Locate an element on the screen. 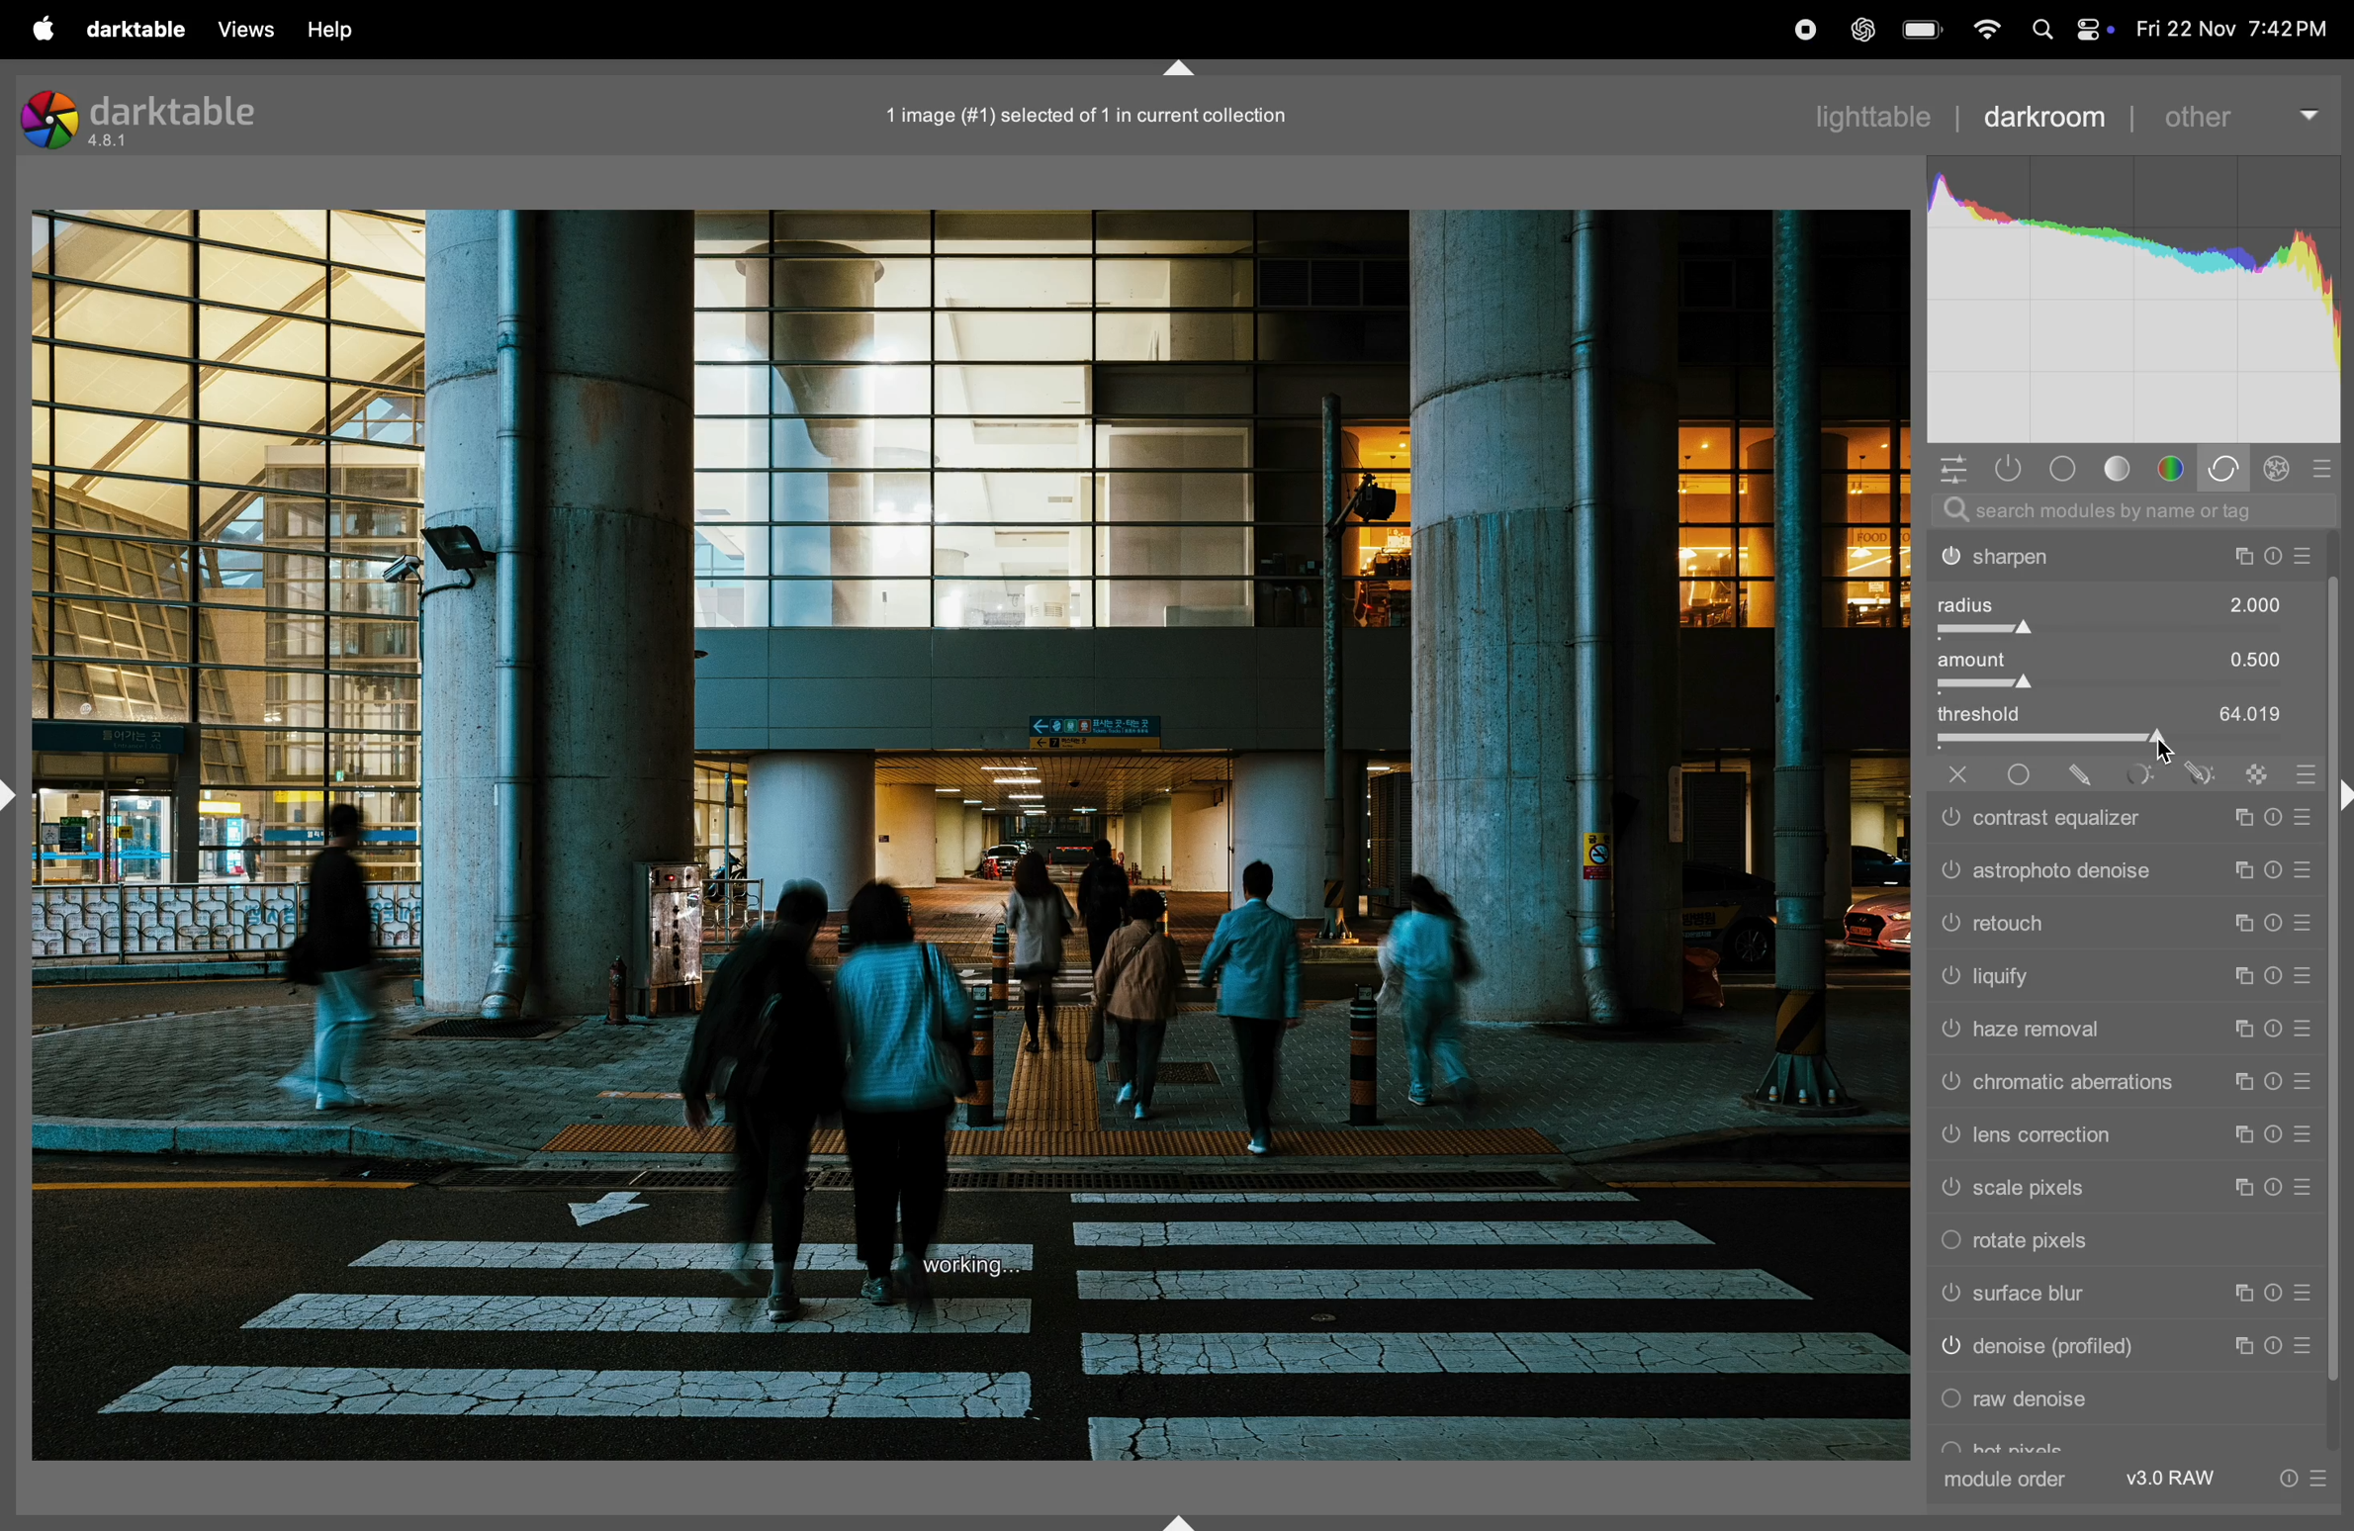 The width and height of the screenshot is (2354, 1531). chromatic abbretations is located at coordinates (2122, 1085).